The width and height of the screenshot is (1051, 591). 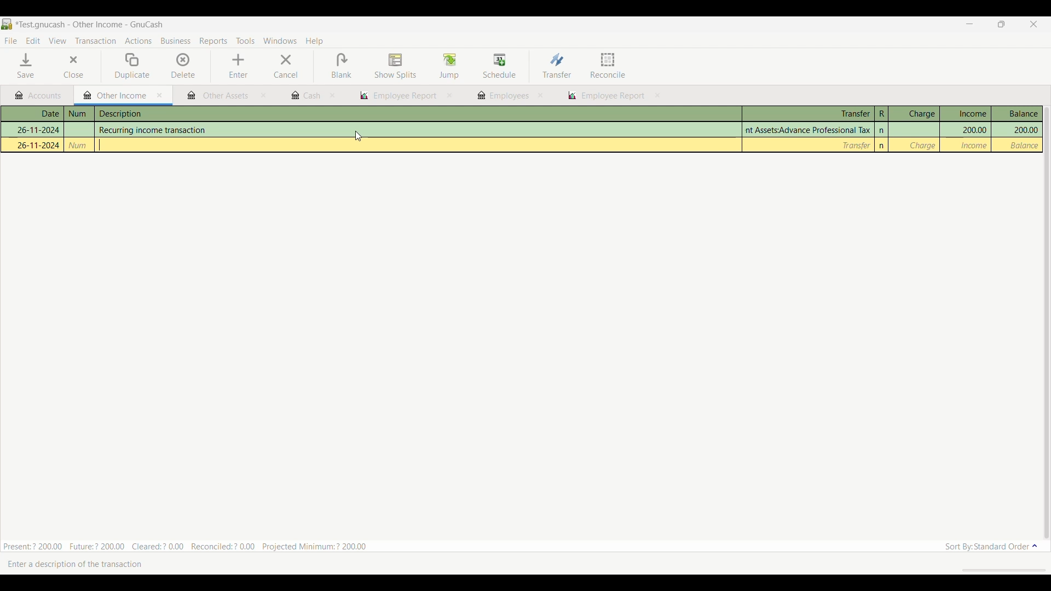 What do you see at coordinates (90, 25) in the screenshot?
I see `Project and software name ` at bounding box center [90, 25].